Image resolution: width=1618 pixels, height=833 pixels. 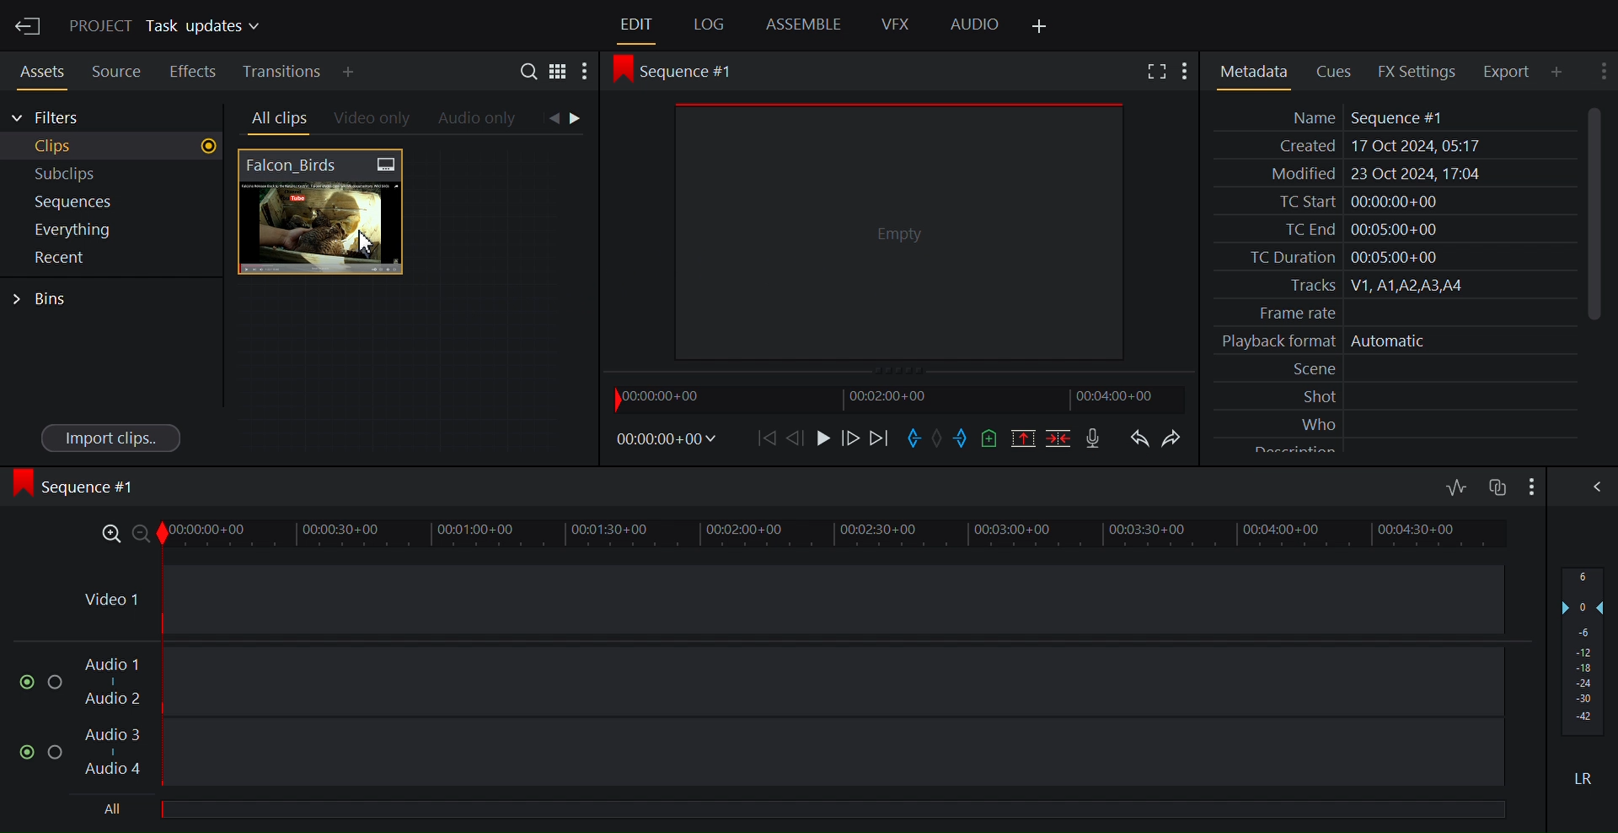 I want to click on All clips, so click(x=276, y=119).